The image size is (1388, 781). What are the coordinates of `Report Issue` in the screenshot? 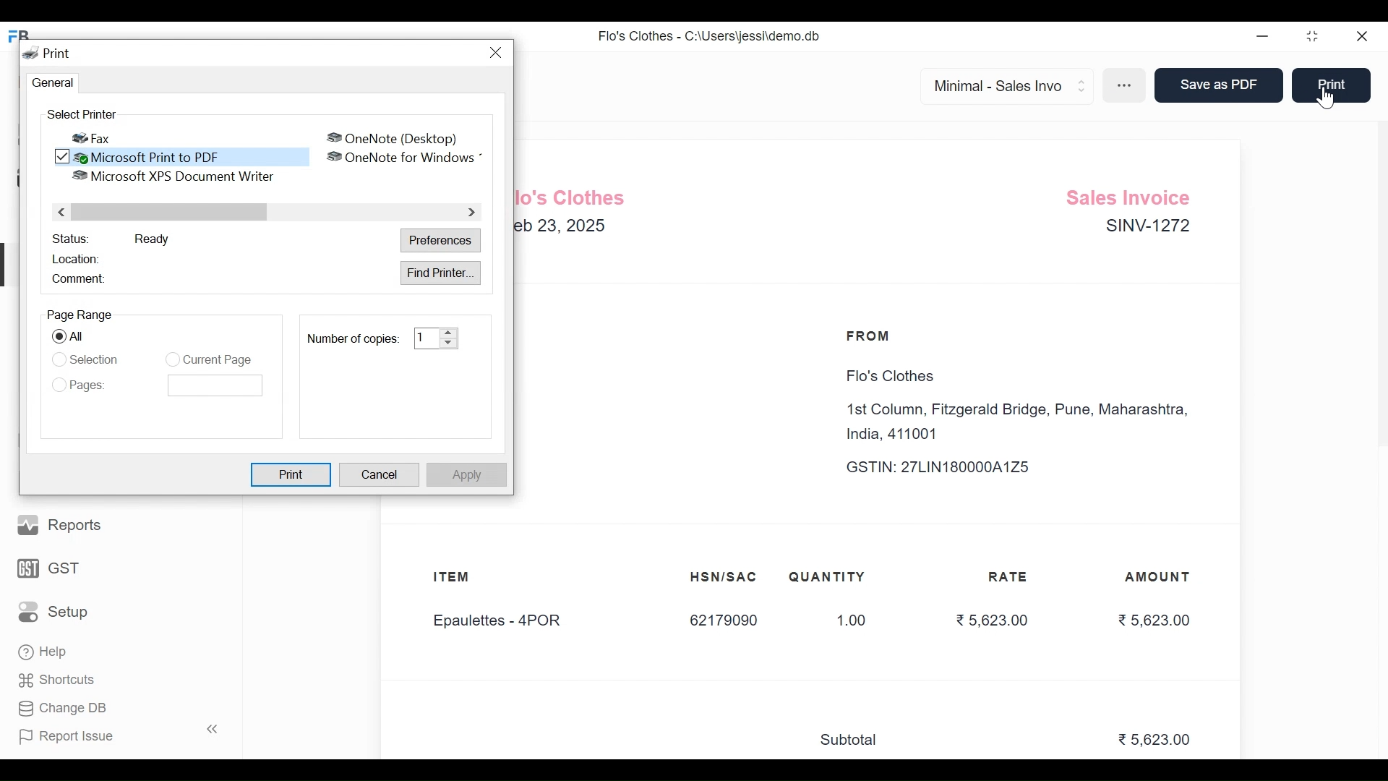 It's located at (114, 735).